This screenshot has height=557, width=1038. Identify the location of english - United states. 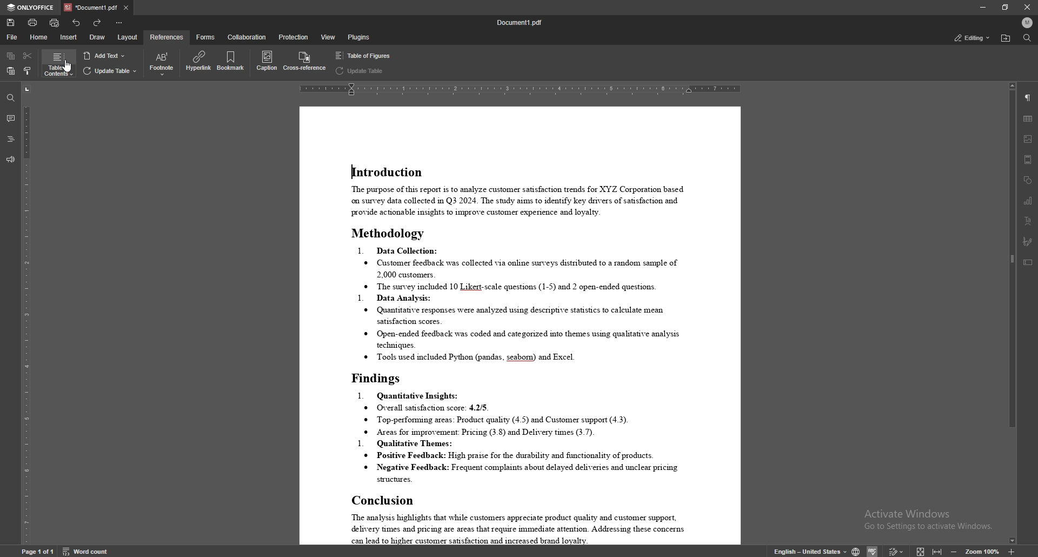
(807, 552).